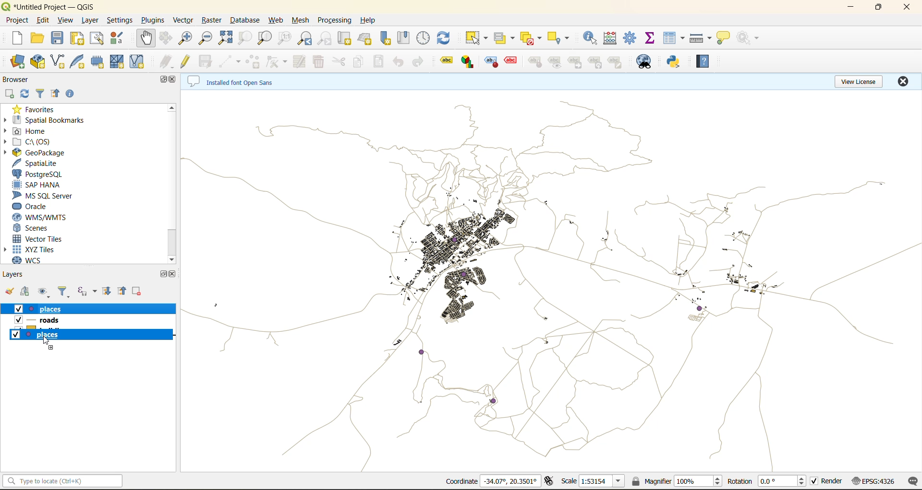 This screenshot has height=490, width=922. Describe the element at coordinates (24, 94) in the screenshot. I see `refresh` at that location.